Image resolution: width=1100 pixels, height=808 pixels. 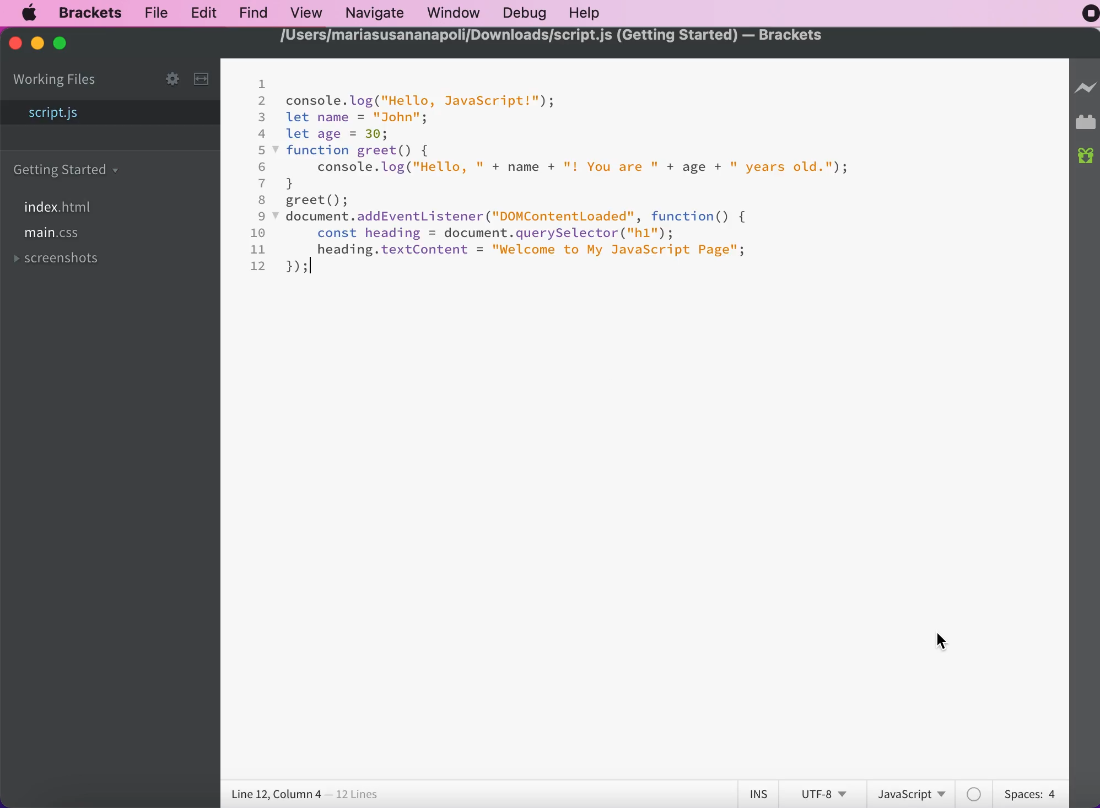 What do you see at coordinates (941, 640) in the screenshot?
I see `cursor` at bounding box center [941, 640].